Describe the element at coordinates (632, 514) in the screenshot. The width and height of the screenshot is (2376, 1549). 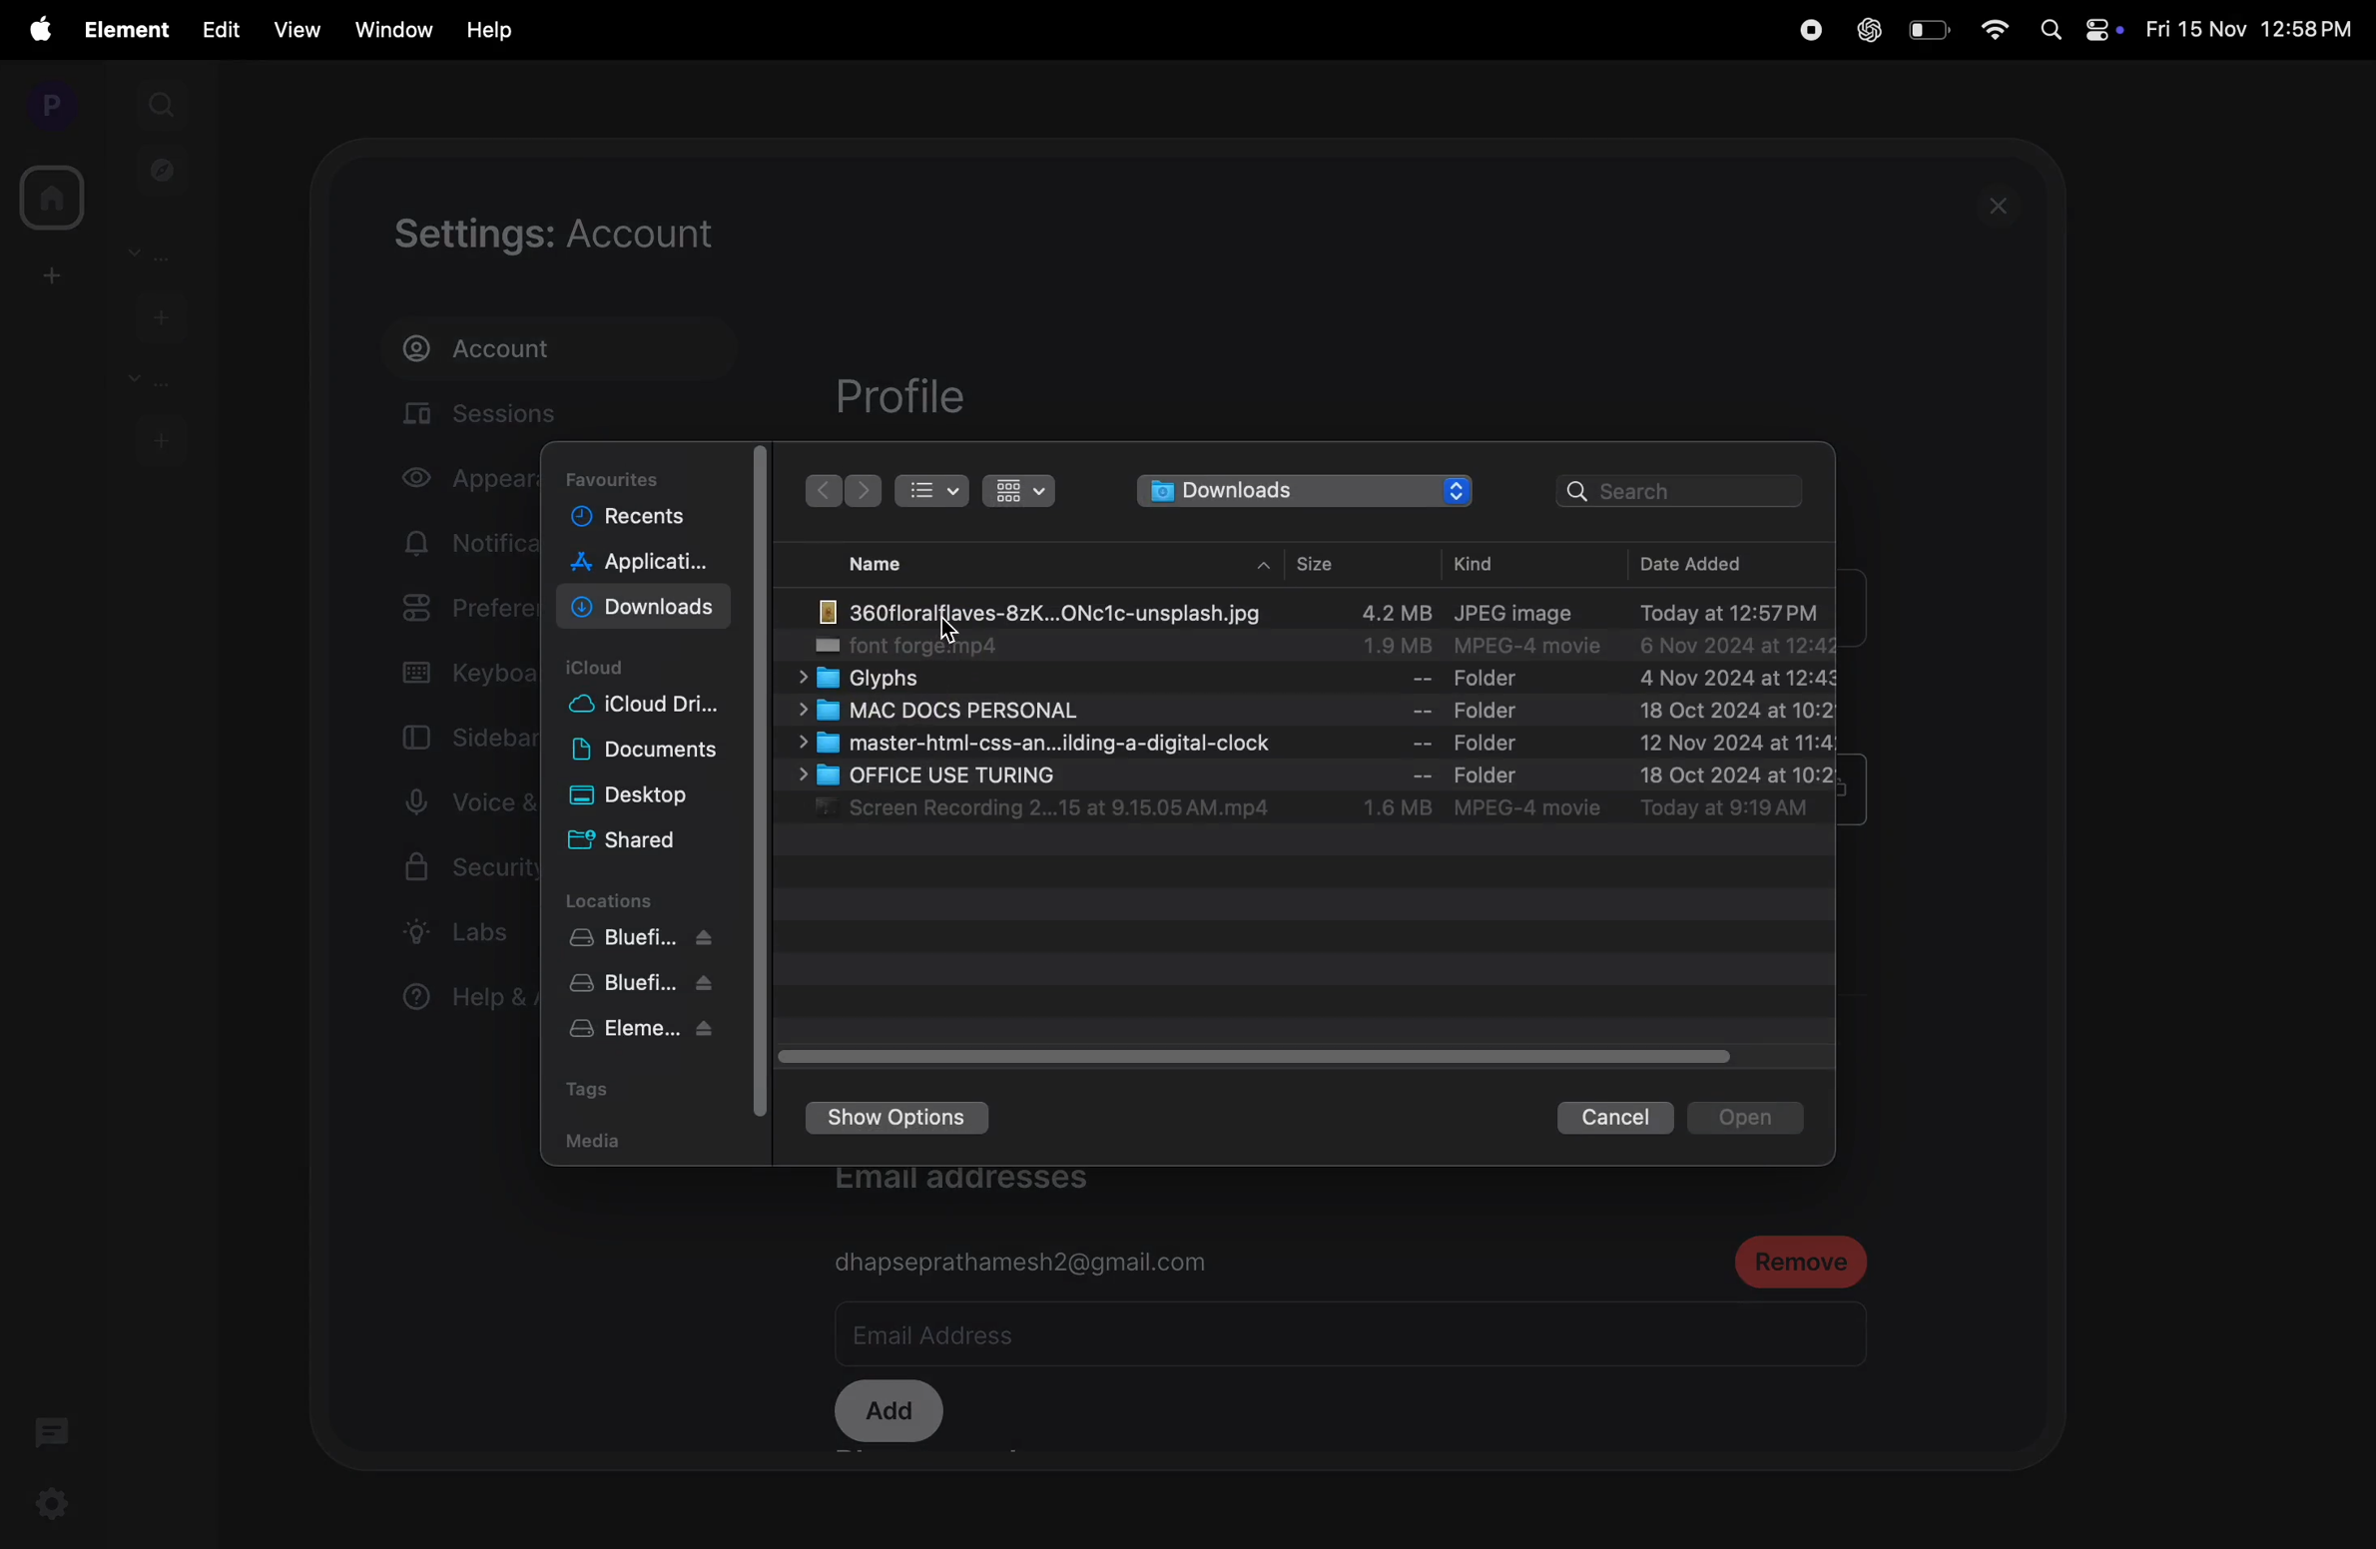
I see `recents` at that location.